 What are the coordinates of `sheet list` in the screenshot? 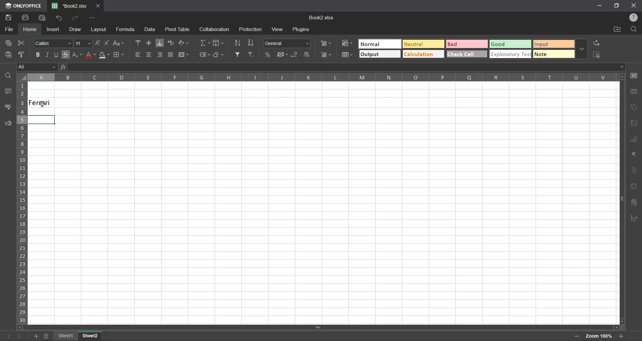 It's located at (45, 336).